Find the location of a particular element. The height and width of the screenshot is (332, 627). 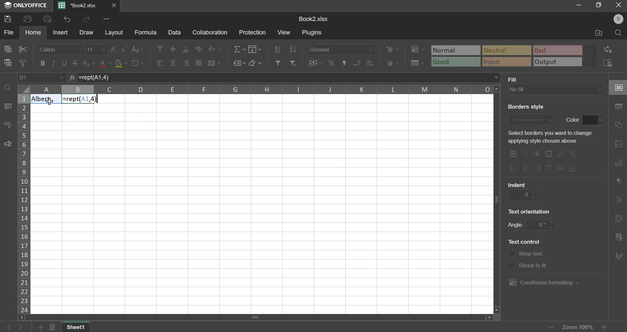

sort ascending is located at coordinates (277, 49).